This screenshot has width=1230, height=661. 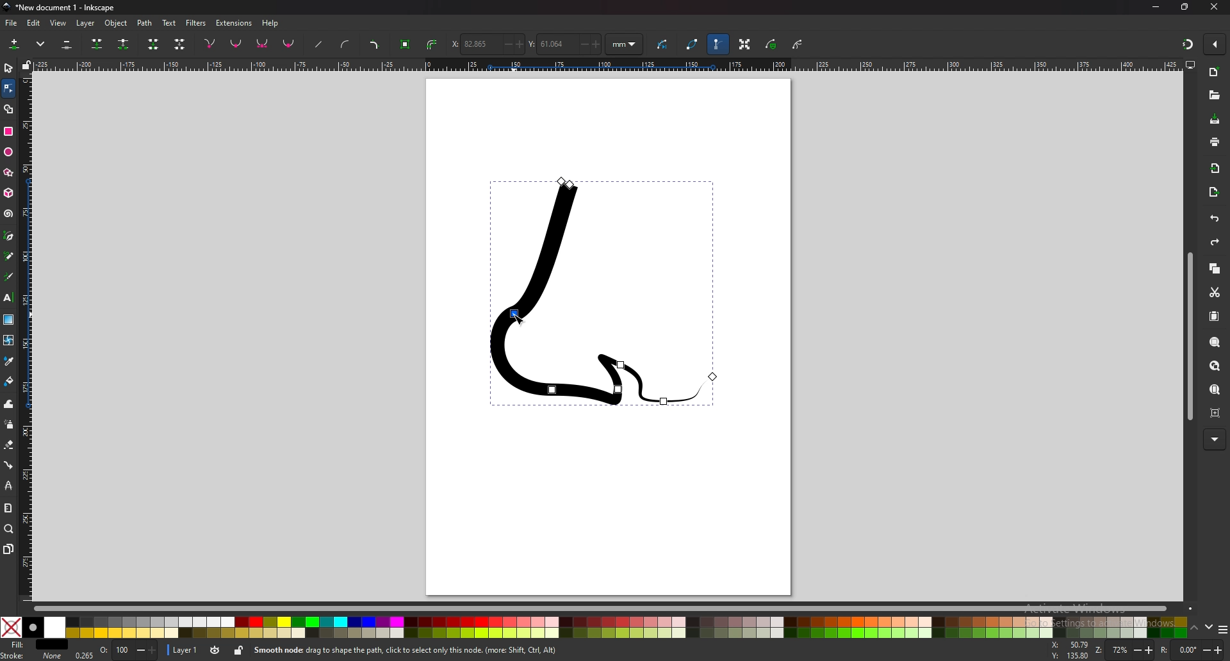 What do you see at coordinates (8, 340) in the screenshot?
I see `mesh` at bounding box center [8, 340].